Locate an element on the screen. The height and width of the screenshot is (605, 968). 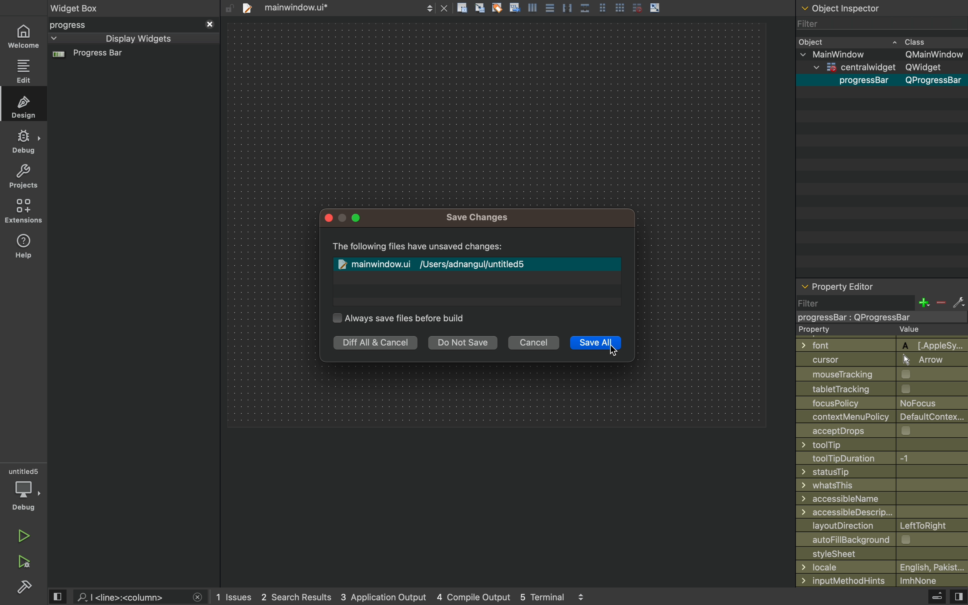
Filter is located at coordinates (810, 26).